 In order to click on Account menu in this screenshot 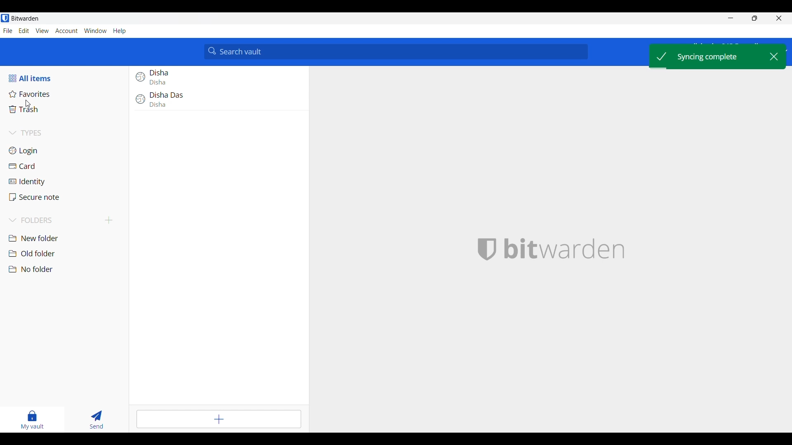, I will do `click(66, 31)`.